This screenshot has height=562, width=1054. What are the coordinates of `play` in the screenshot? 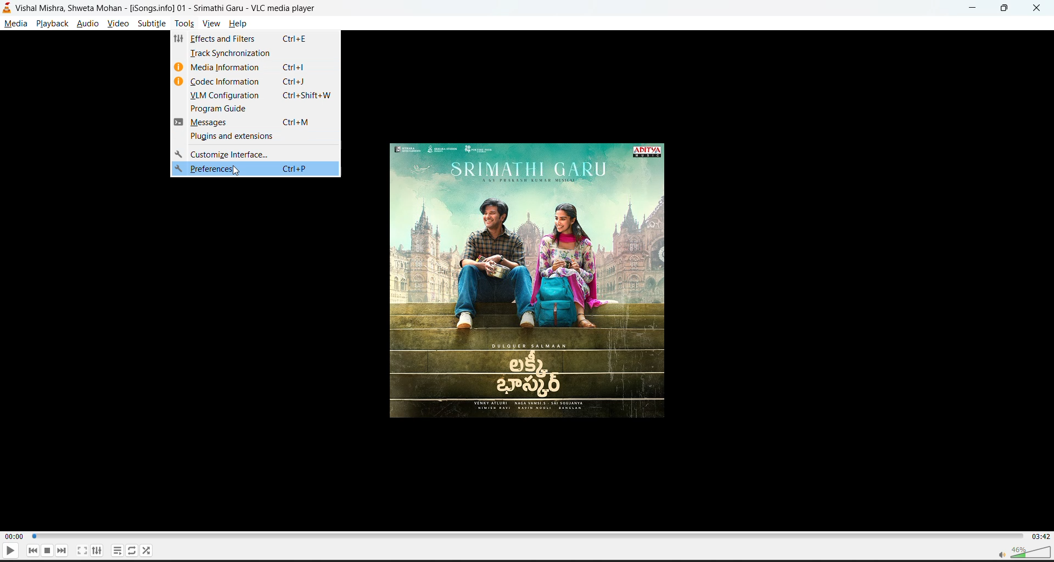 It's located at (9, 552).